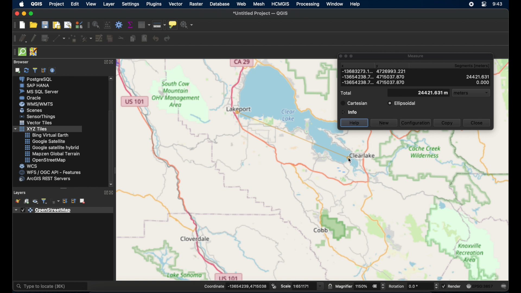  I want to click on magnifier, so click(361, 286).